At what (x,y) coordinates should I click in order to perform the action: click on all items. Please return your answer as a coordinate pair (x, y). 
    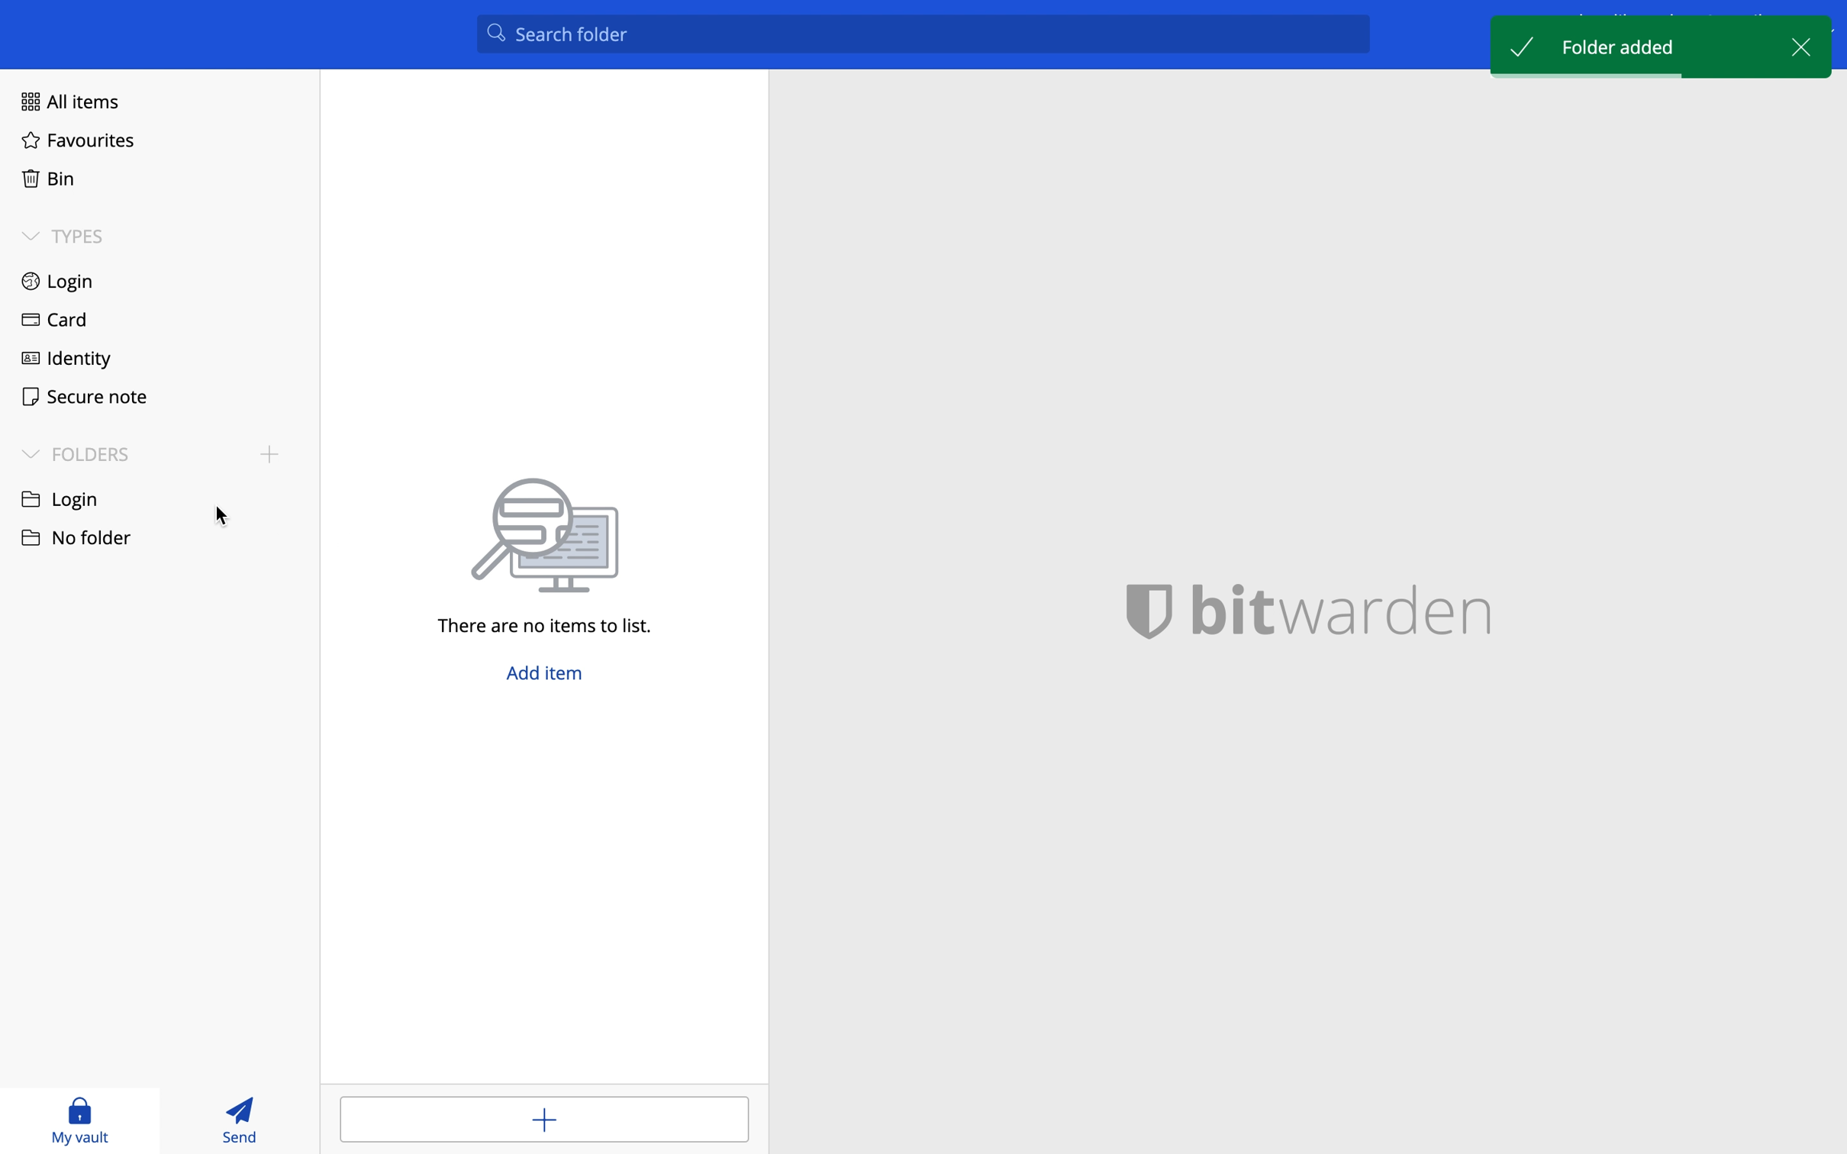
    Looking at the image, I should click on (66, 99).